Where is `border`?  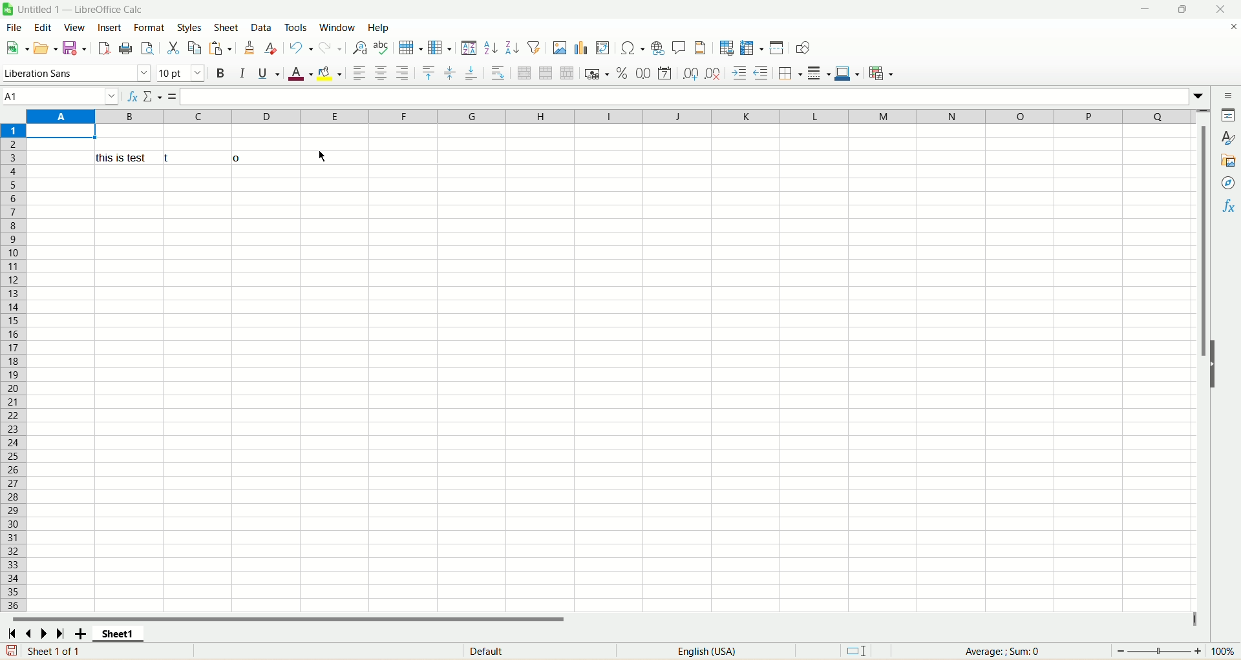
border is located at coordinates (790, 73).